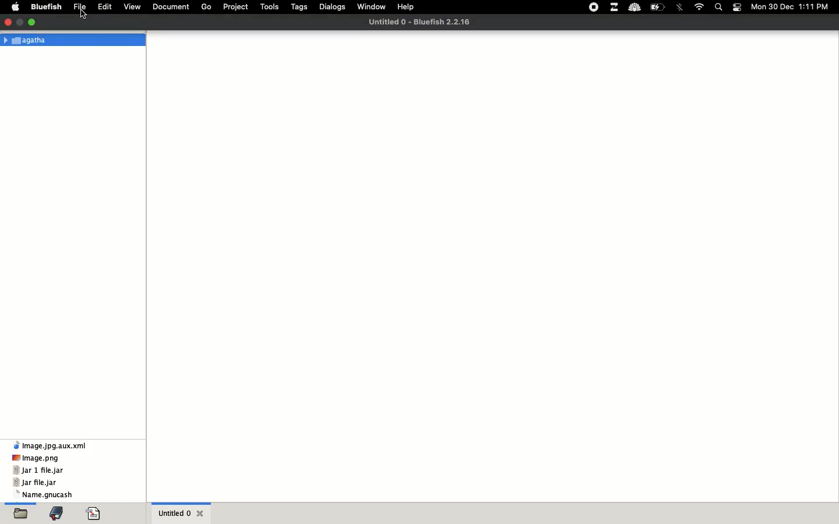 The width and height of the screenshot is (839, 524). Describe the element at coordinates (636, 8) in the screenshot. I see `cold turkey blocker` at that location.